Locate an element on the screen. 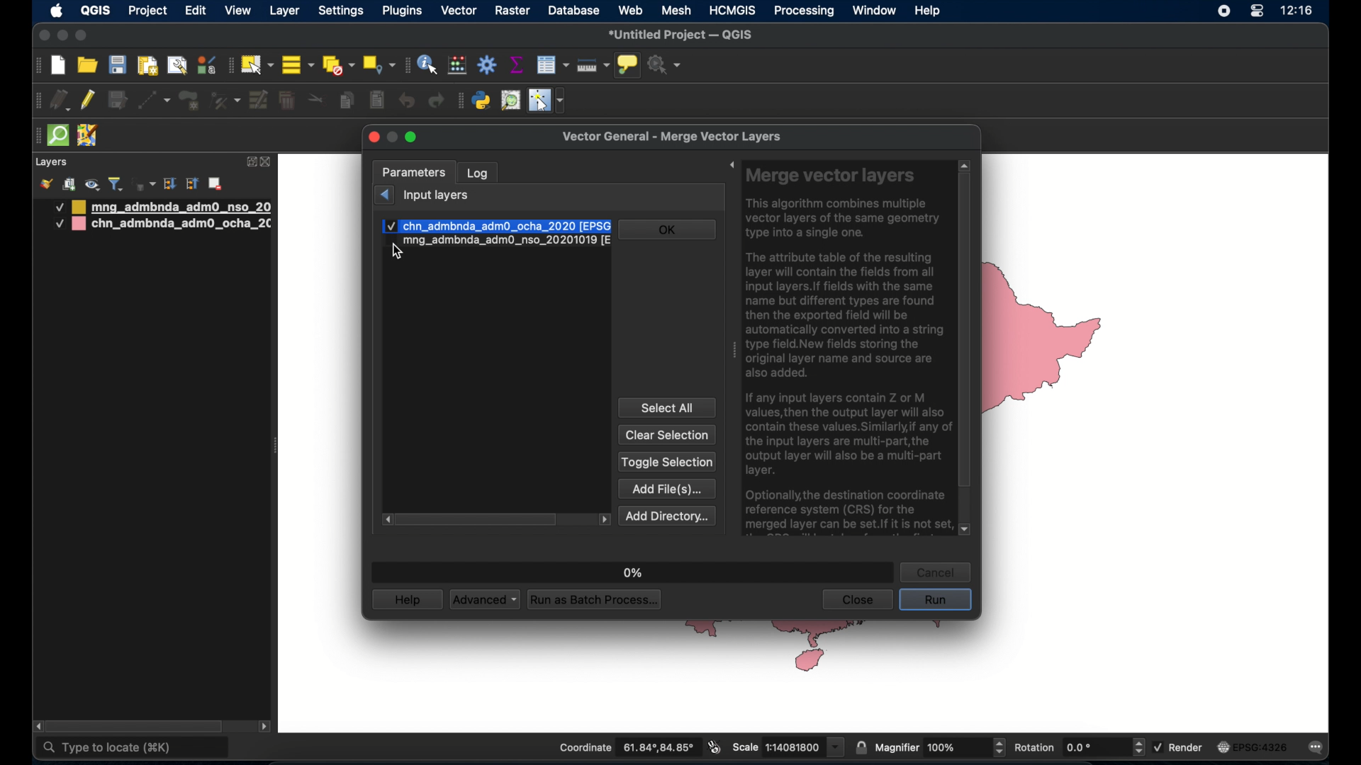  mesh is located at coordinates (677, 10).